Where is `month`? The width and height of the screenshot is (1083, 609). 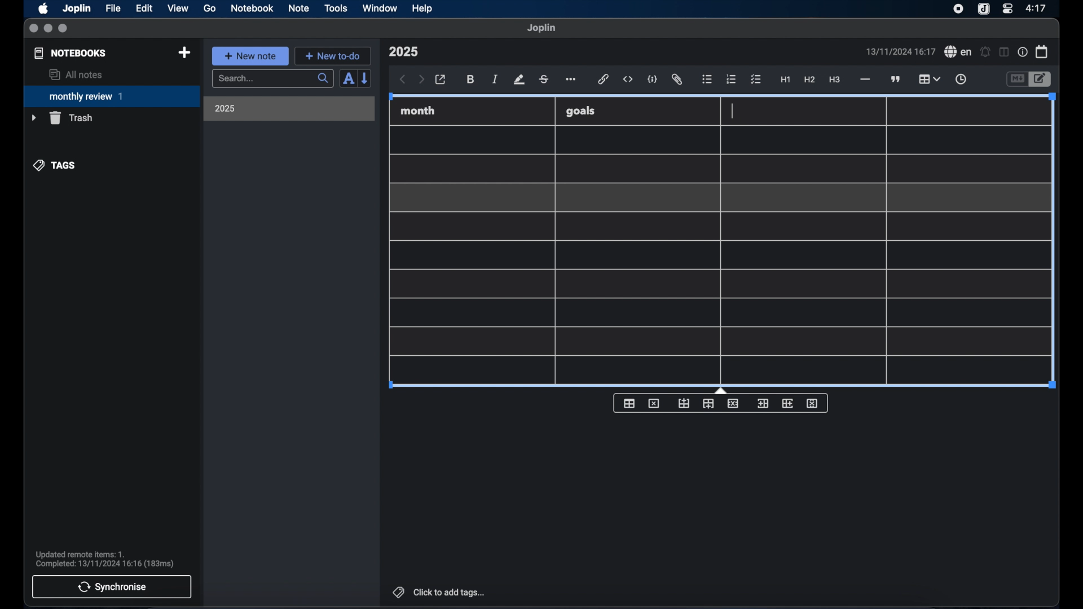 month is located at coordinates (418, 111).